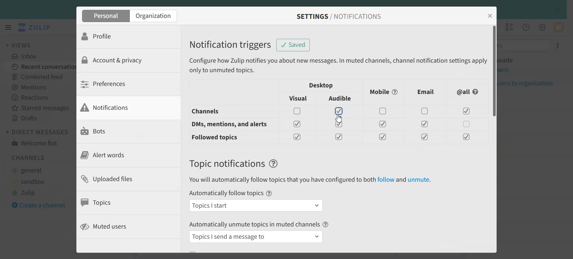  Describe the element at coordinates (121, 108) in the screenshot. I see `Notifications` at that location.